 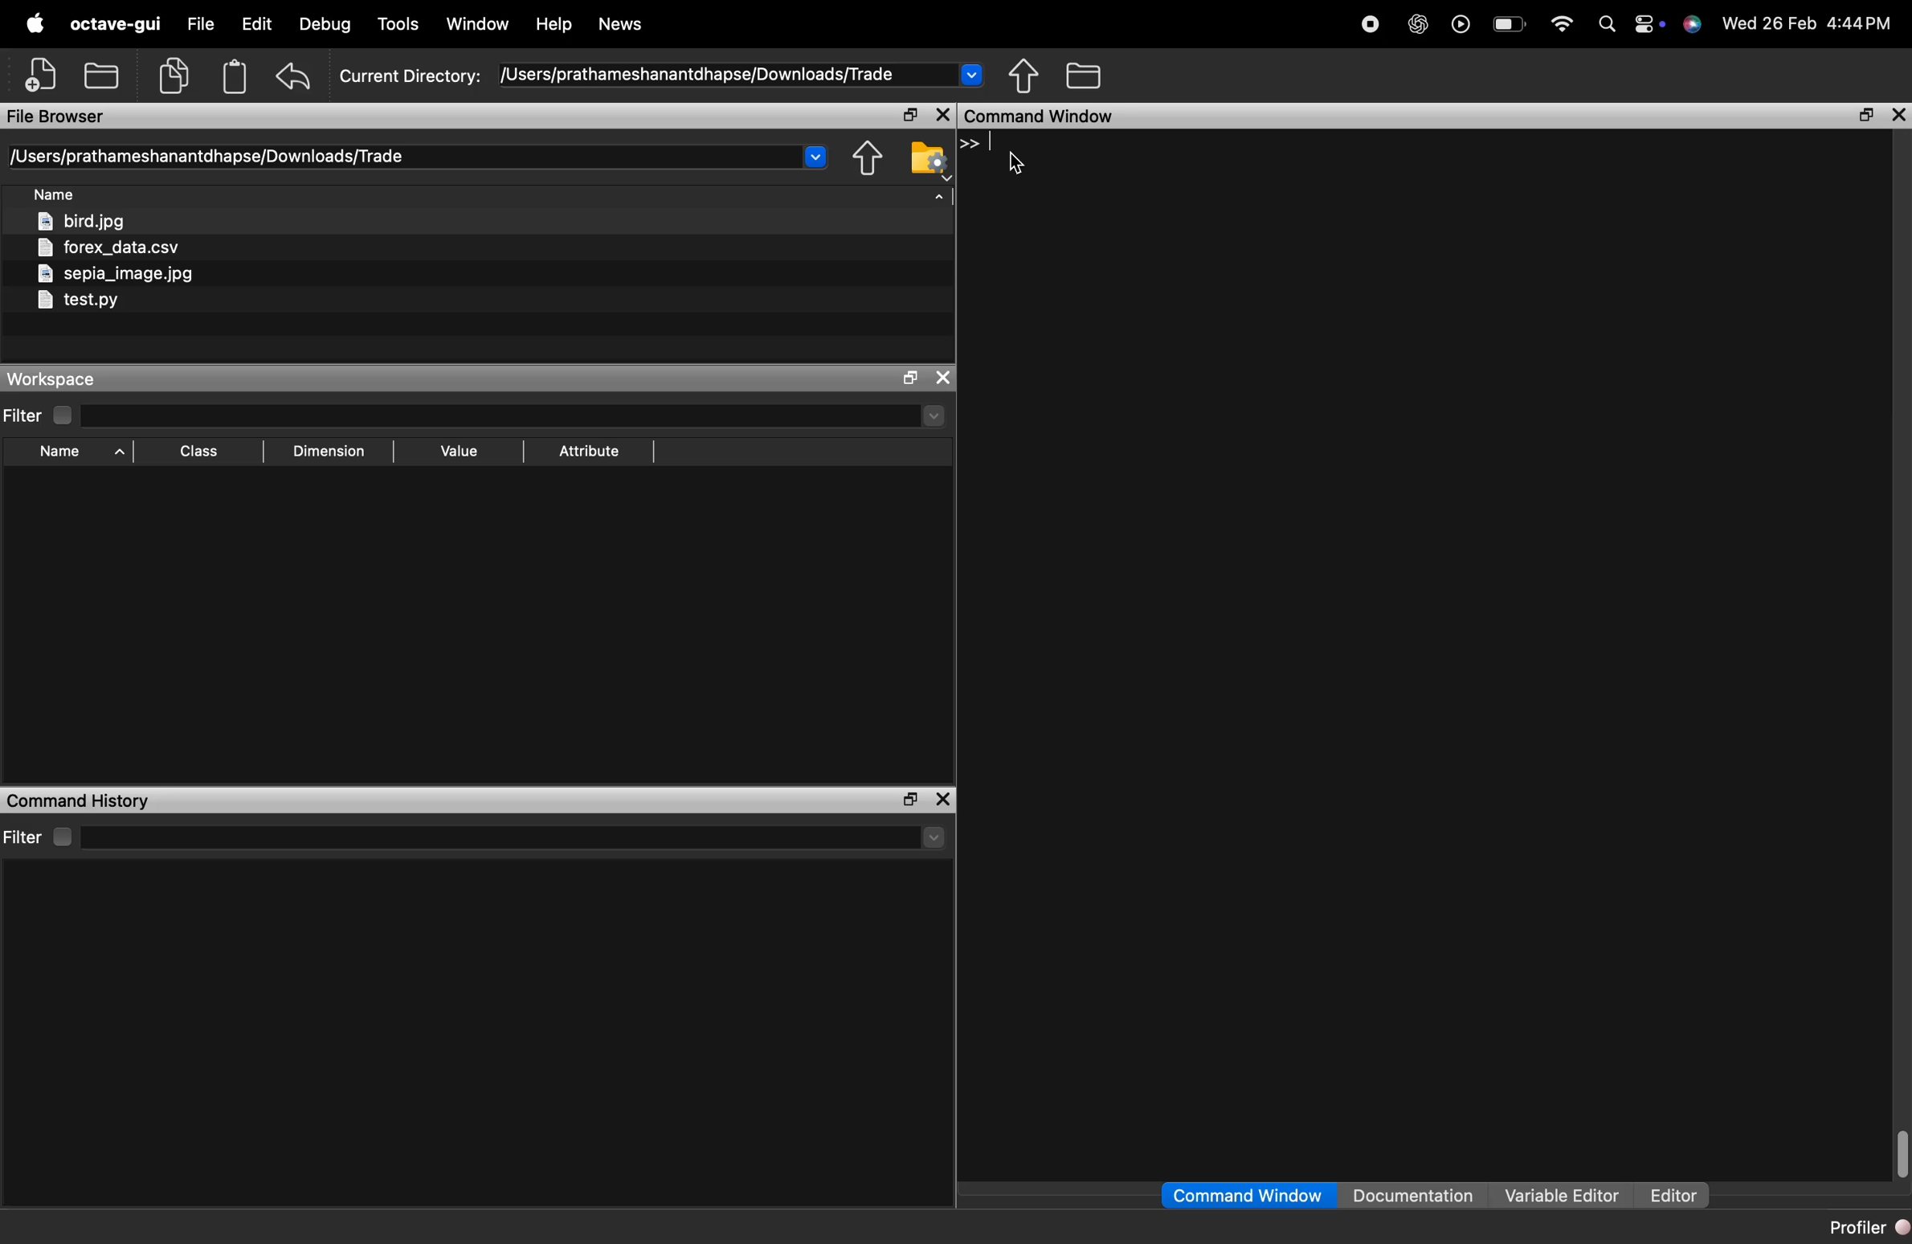 I want to click on Drop-down , so click(x=816, y=154).